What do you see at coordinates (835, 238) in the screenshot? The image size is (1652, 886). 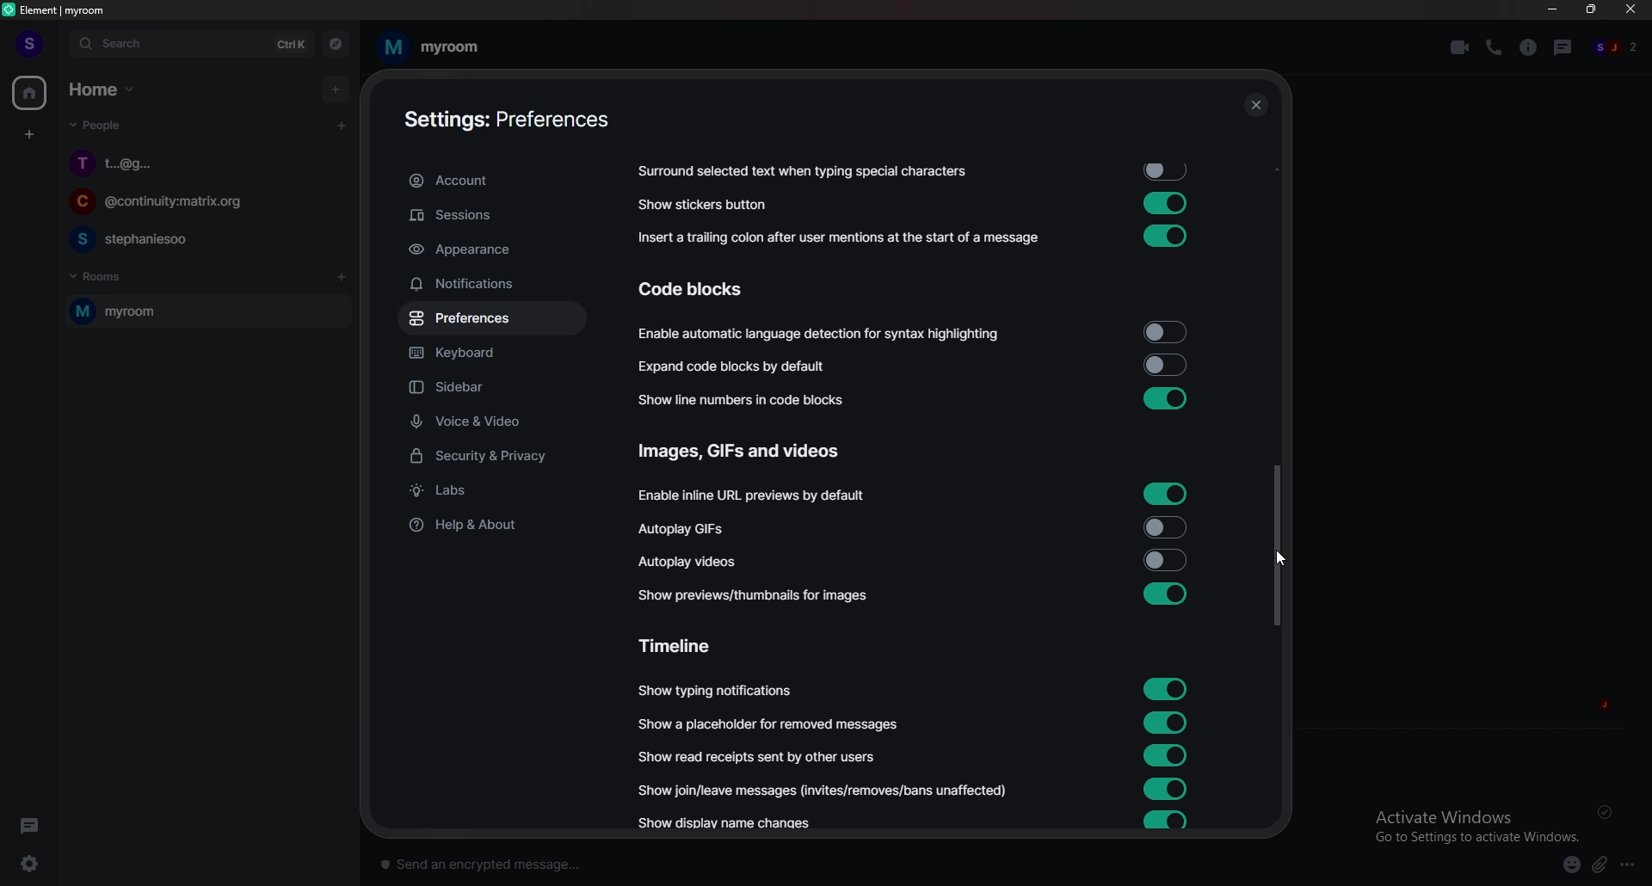 I see `insert and trailing colon` at bounding box center [835, 238].